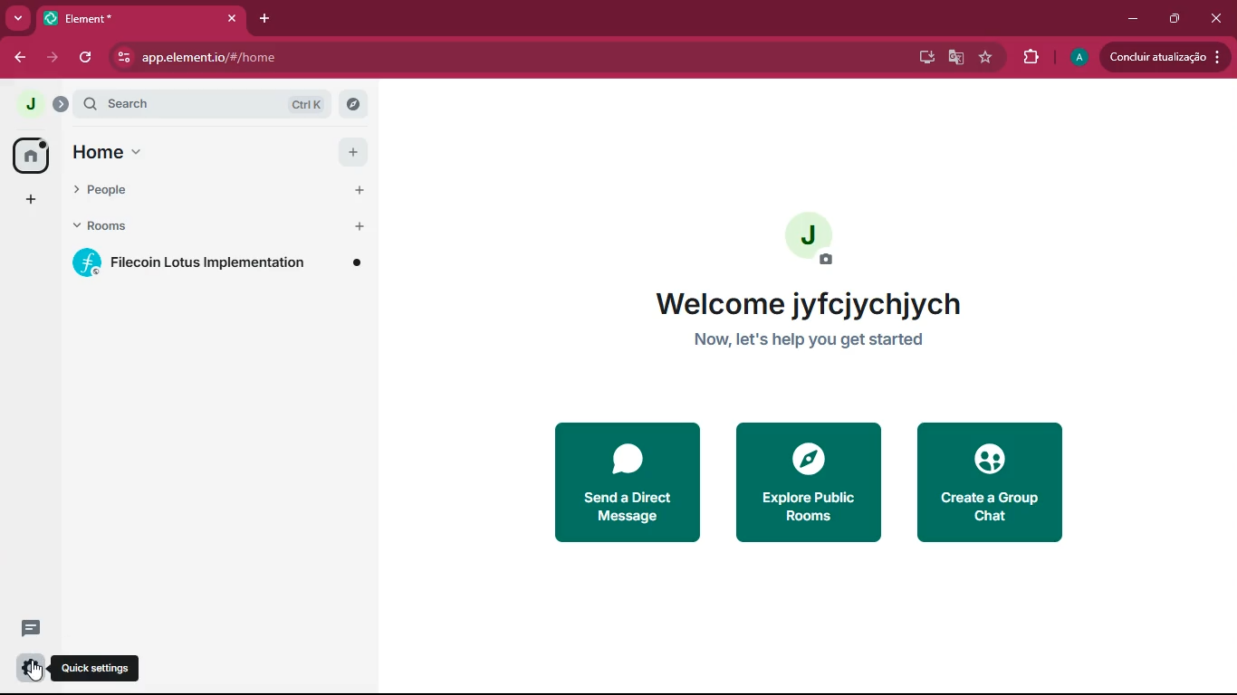  Describe the element at coordinates (1030, 55) in the screenshot. I see `extensions` at that location.